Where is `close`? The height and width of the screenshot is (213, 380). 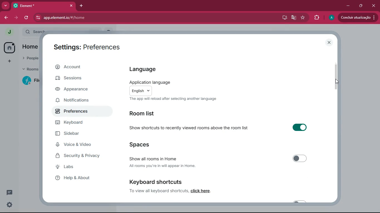 close is located at coordinates (374, 5).